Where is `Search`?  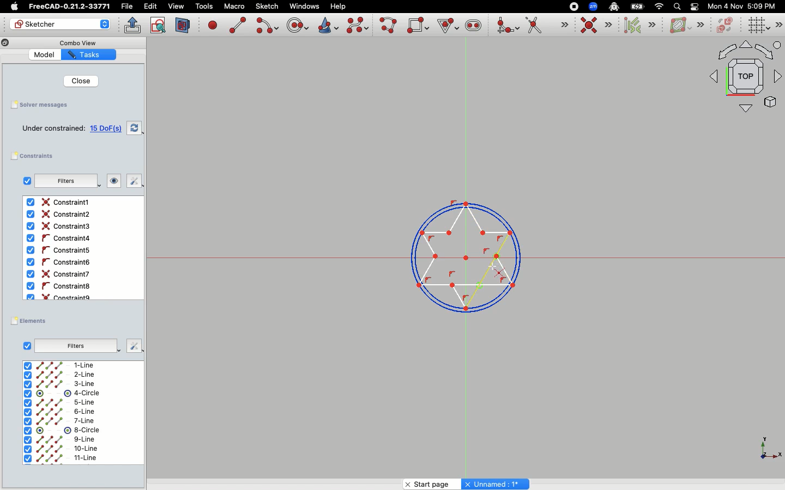
Search is located at coordinates (677, 6).